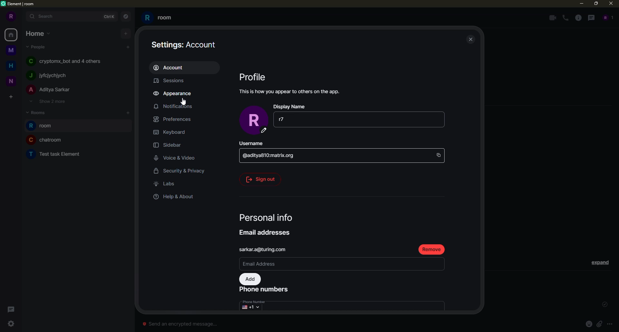 The height and width of the screenshot is (332, 619). I want to click on voice call, so click(566, 18).